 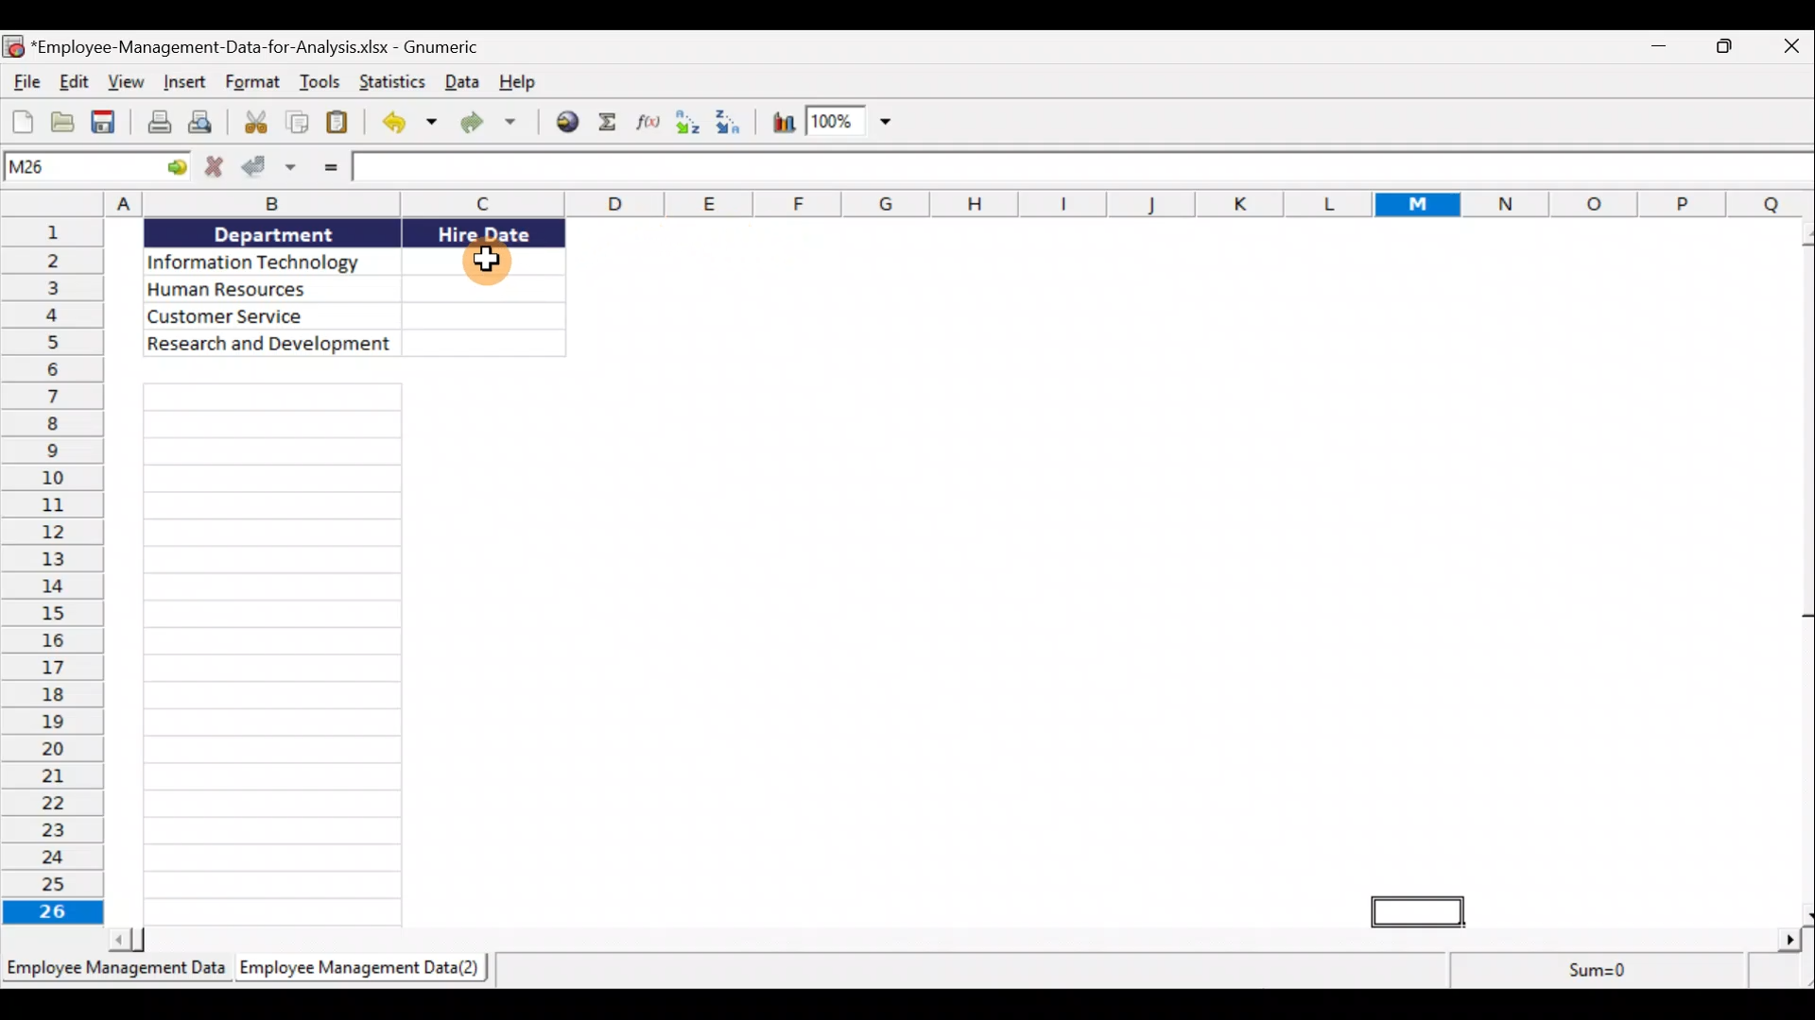 I want to click on Data, so click(x=460, y=85).